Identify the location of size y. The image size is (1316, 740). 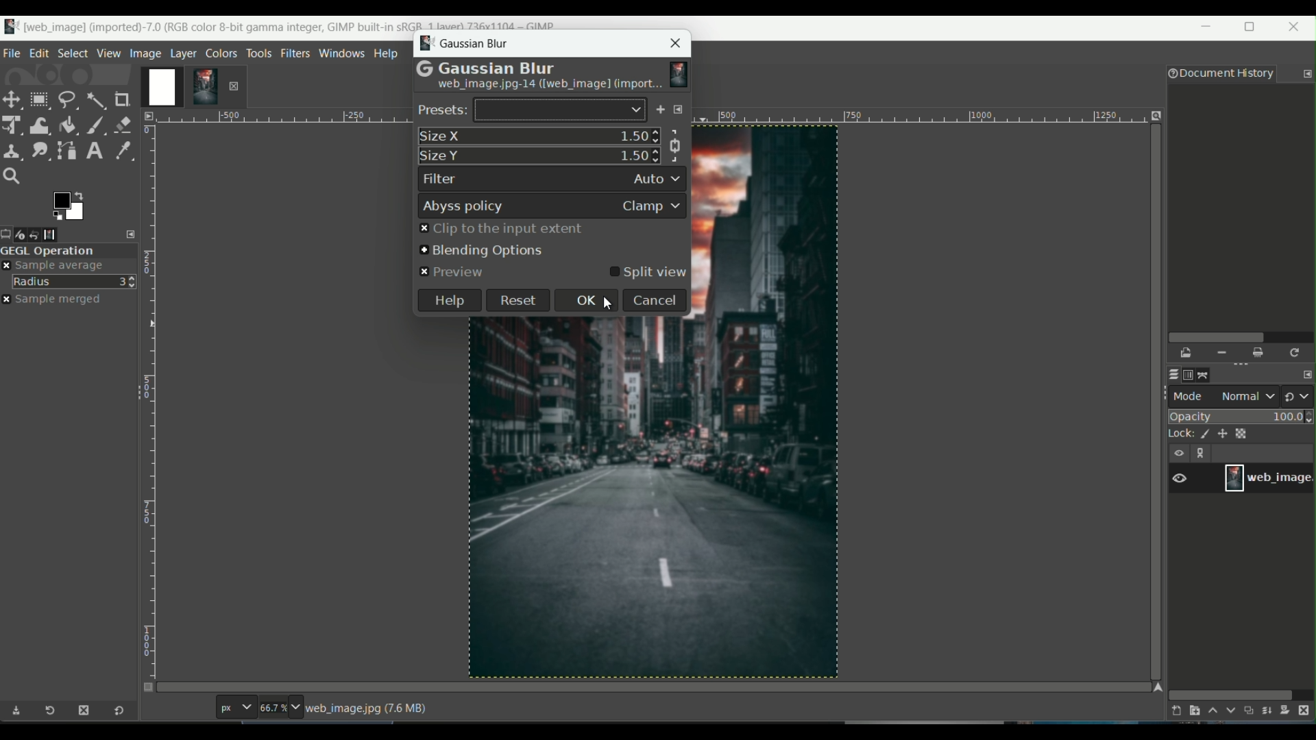
(442, 156).